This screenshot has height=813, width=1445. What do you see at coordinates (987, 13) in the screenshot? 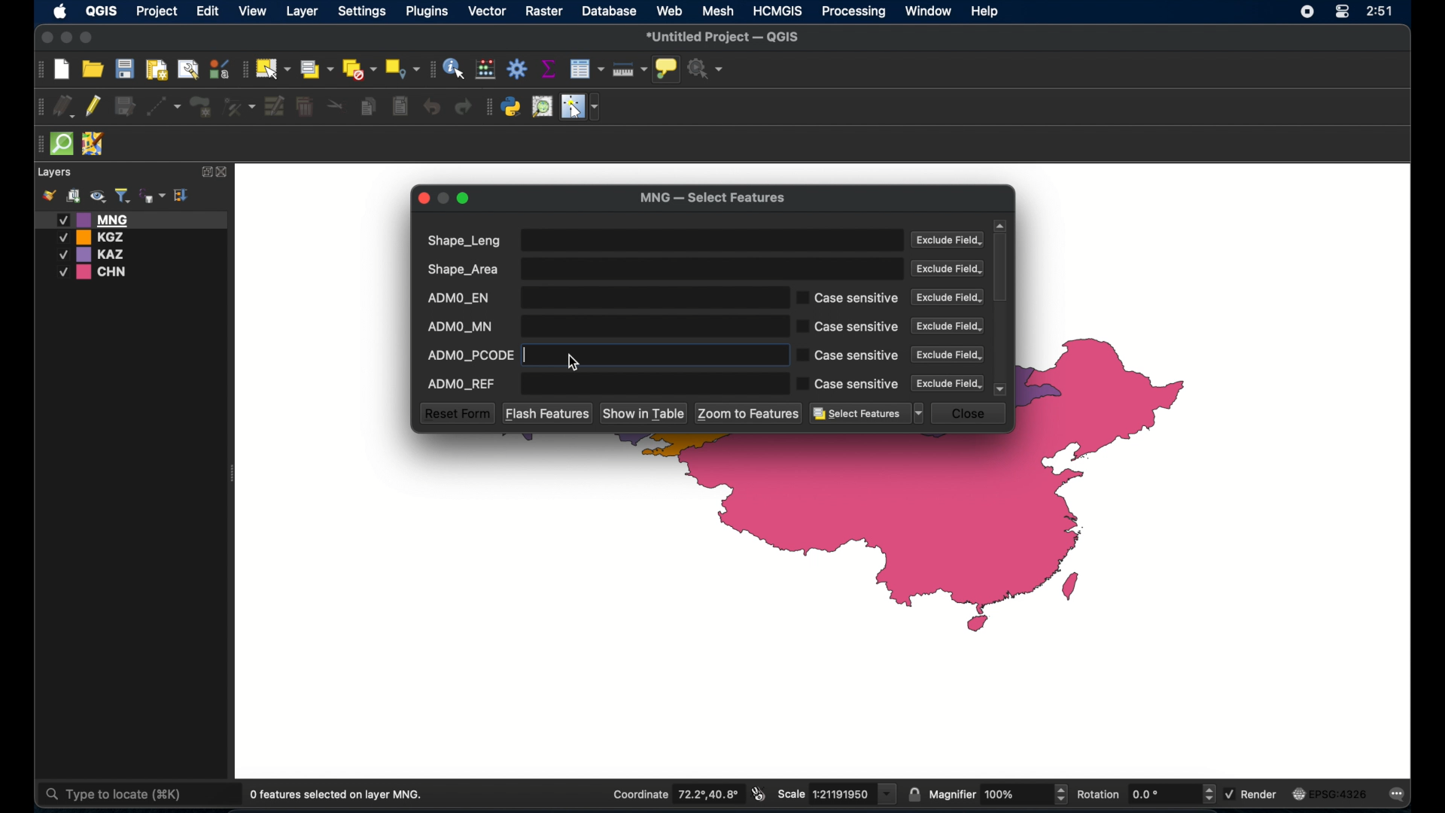
I see `help` at bounding box center [987, 13].